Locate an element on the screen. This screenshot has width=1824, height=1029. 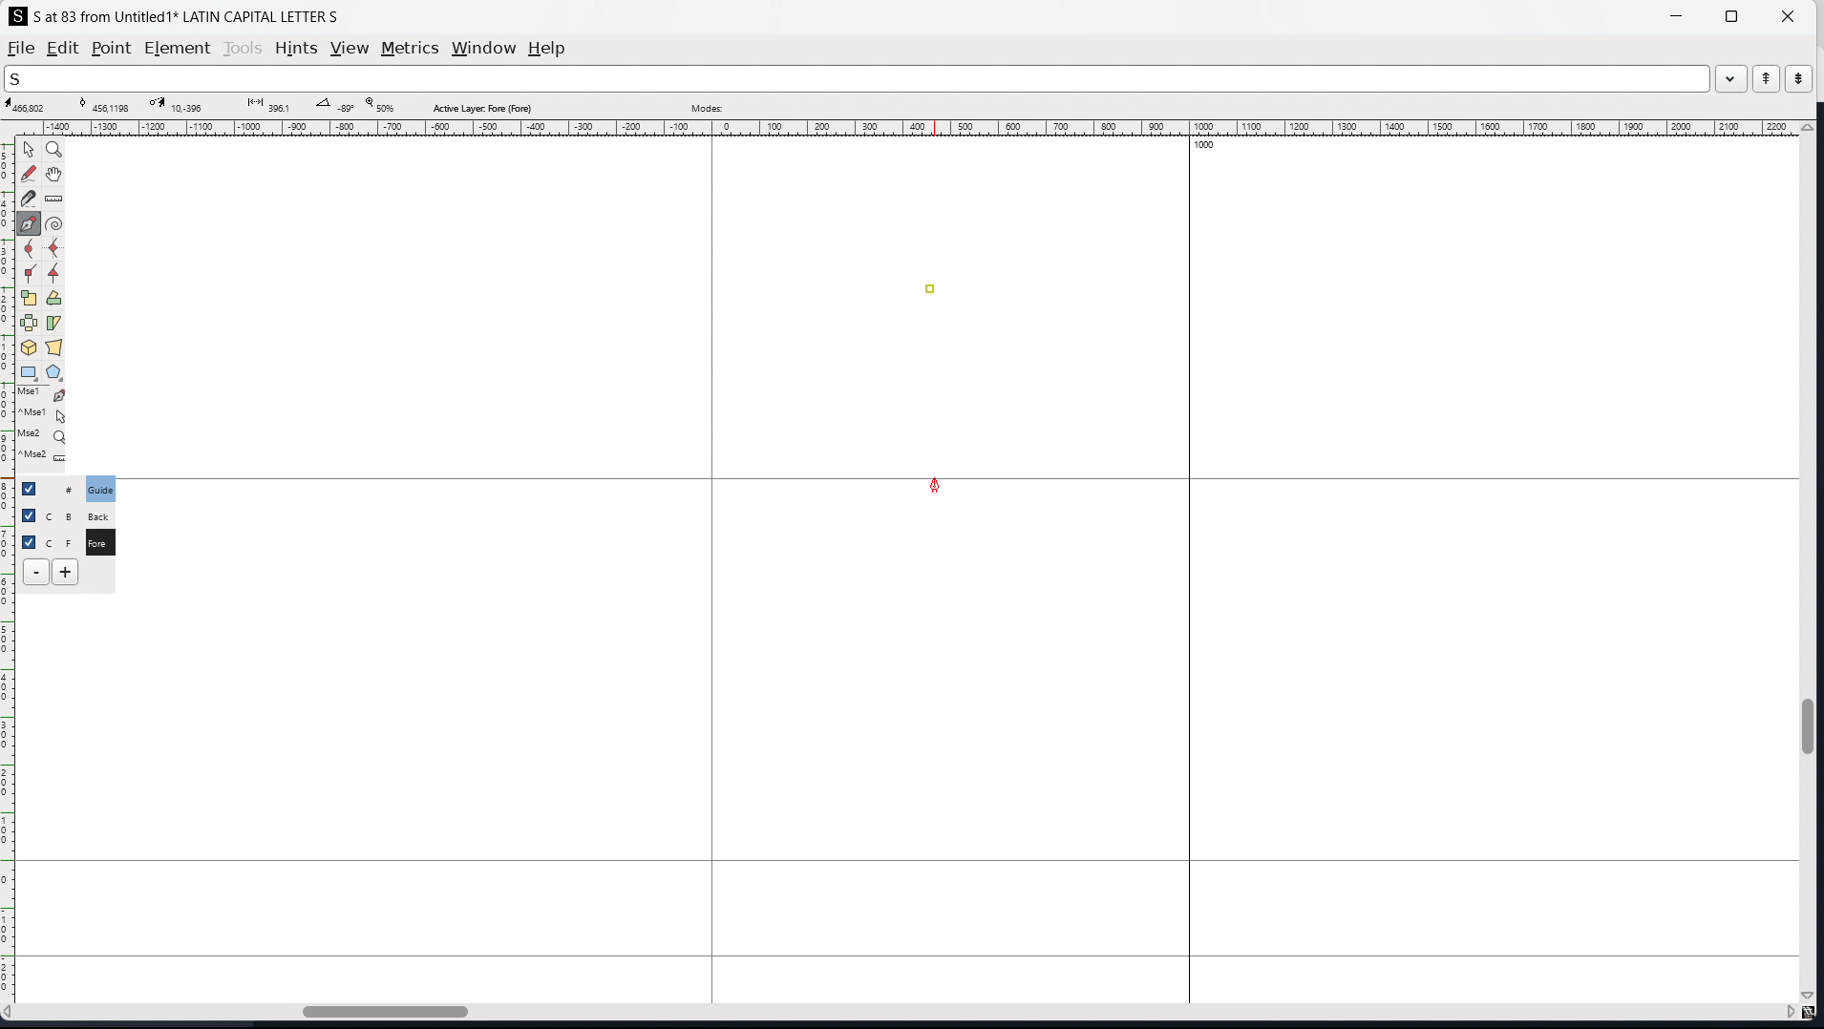
element is located at coordinates (179, 49).